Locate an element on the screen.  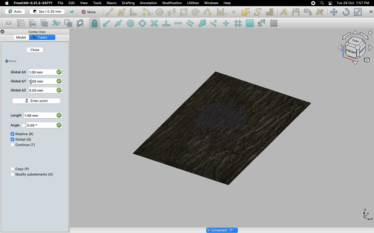
Snap special  is located at coordinates (203, 24).